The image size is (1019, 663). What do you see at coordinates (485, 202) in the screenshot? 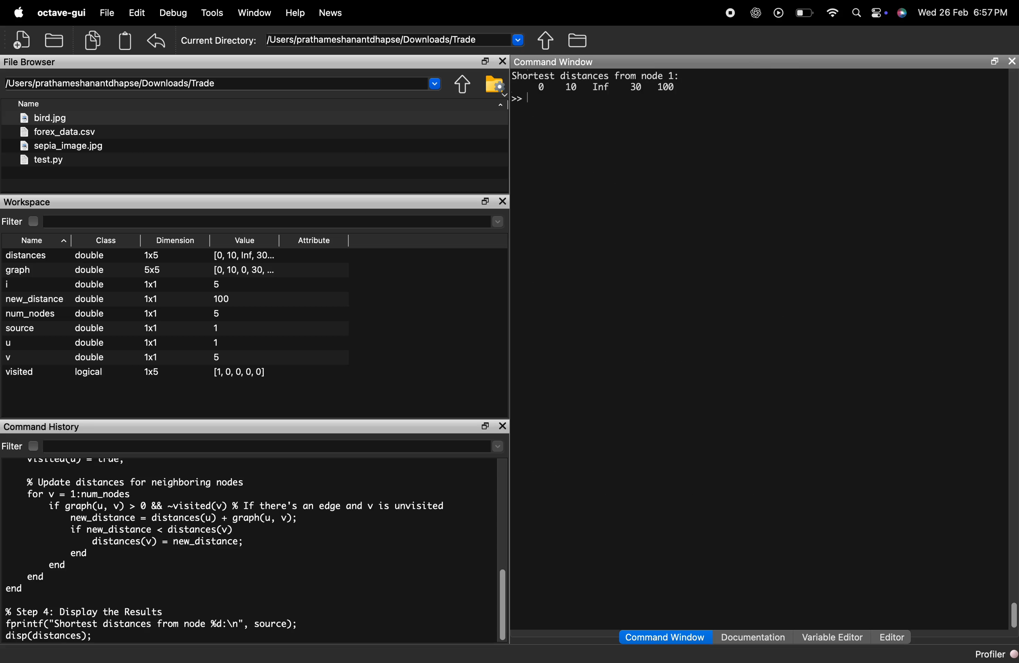
I see `maximize` at bounding box center [485, 202].